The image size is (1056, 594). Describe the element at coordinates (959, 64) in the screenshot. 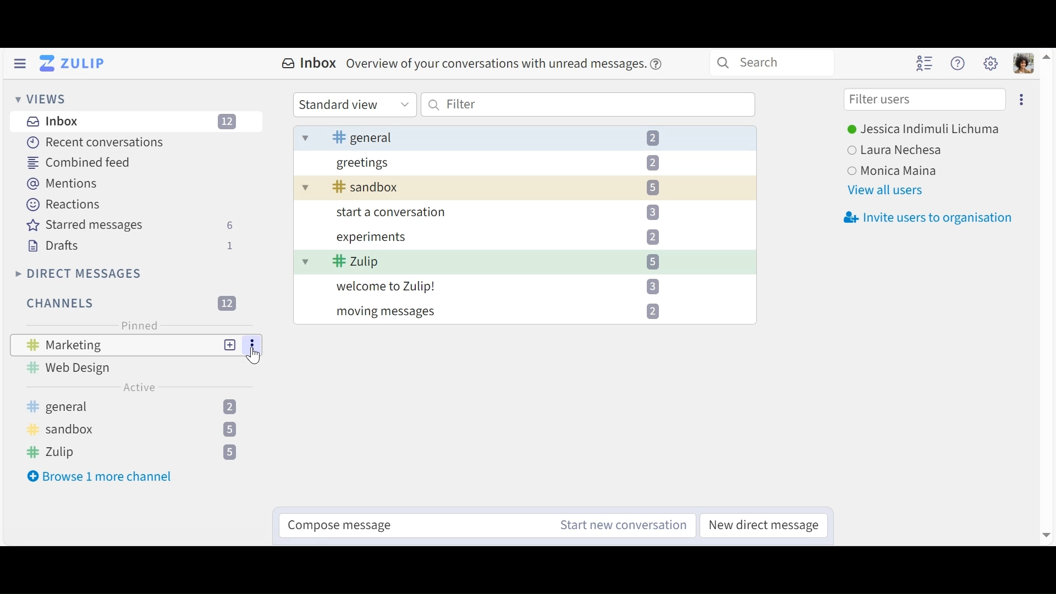

I see `Help menu` at that location.